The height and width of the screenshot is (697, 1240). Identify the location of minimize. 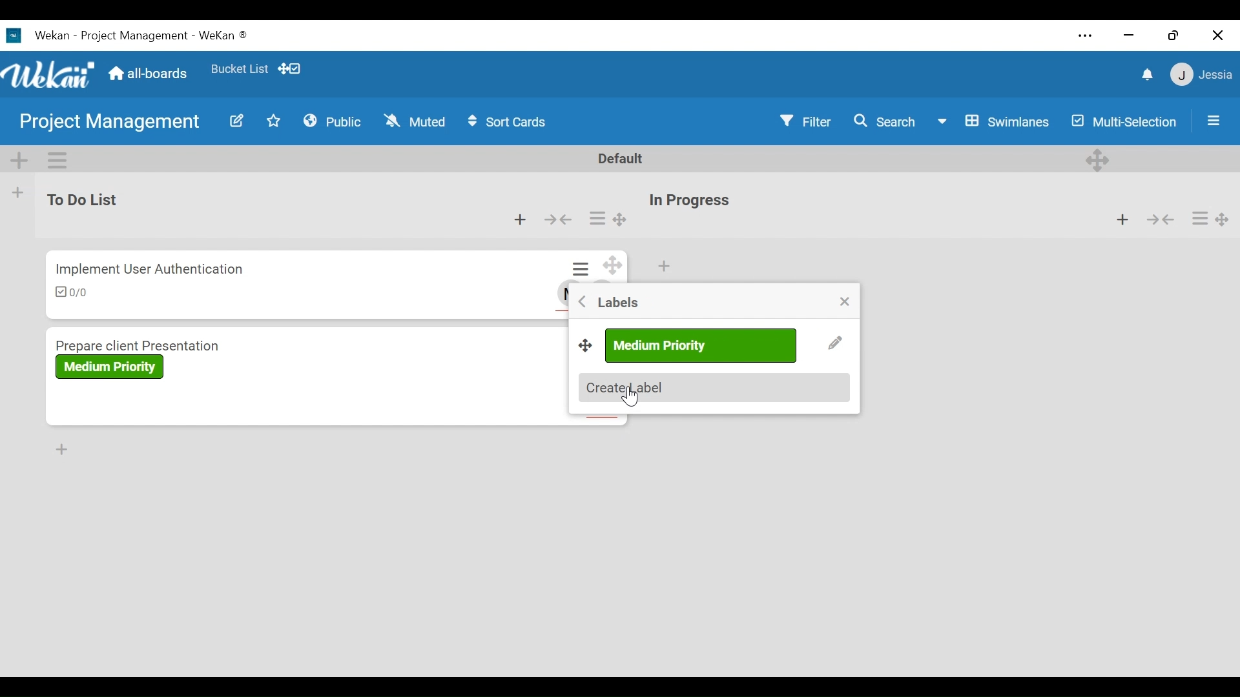
(1127, 35).